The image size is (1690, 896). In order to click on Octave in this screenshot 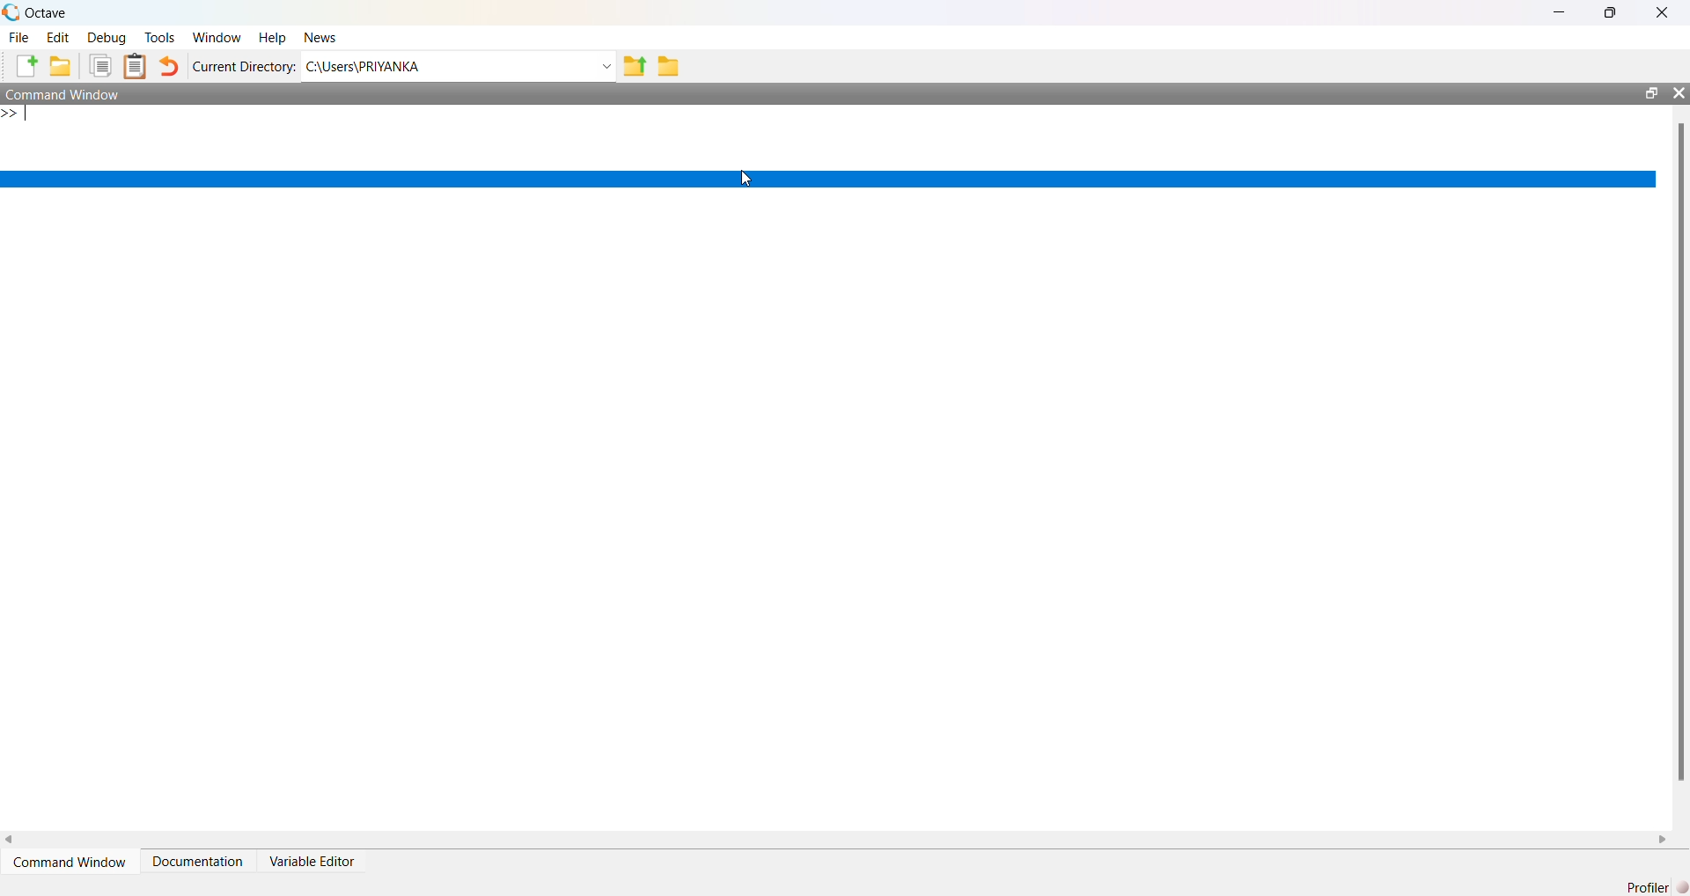, I will do `click(46, 12)`.